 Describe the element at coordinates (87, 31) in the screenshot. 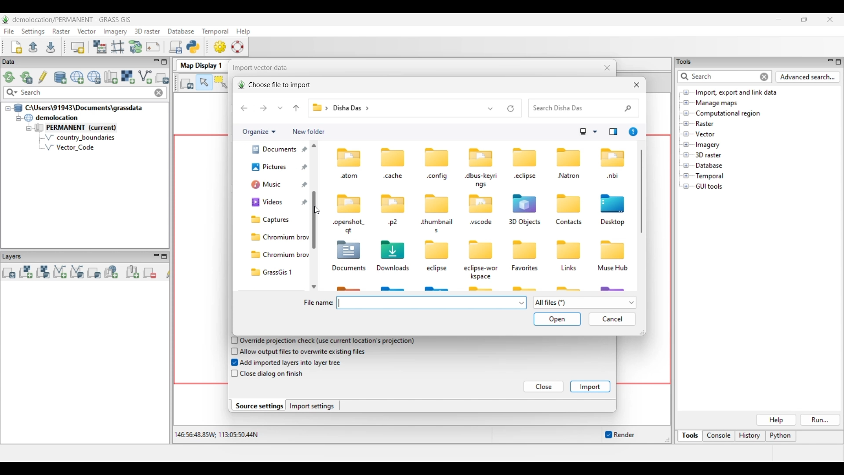

I see `Vector menu` at that location.